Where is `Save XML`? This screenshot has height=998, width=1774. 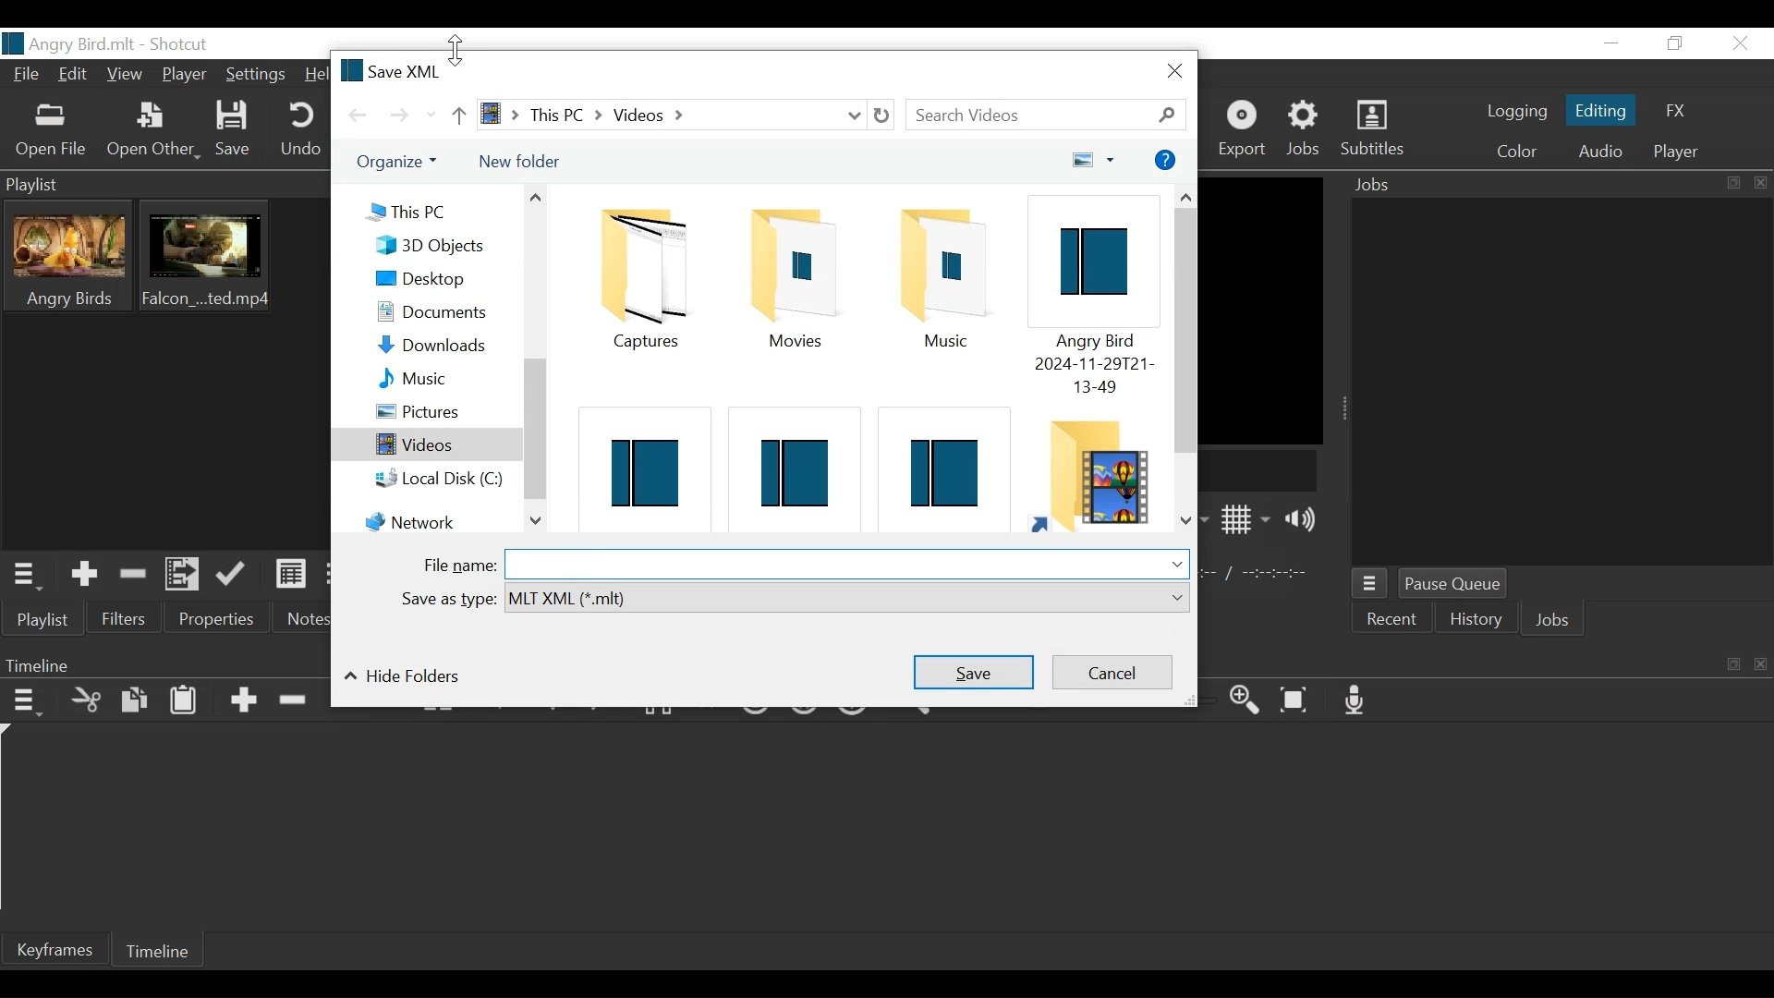 Save XML is located at coordinates (395, 68).